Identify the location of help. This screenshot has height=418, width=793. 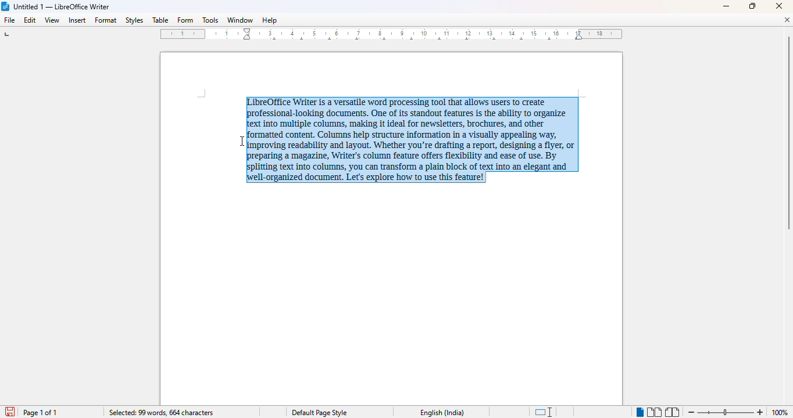
(270, 20).